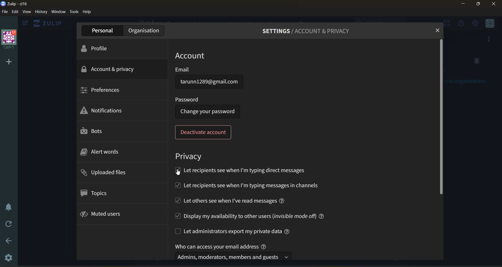 Image resolution: width=502 pixels, height=267 pixels. Describe the element at coordinates (436, 31) in the screenshot. I see `close tab` at that location.